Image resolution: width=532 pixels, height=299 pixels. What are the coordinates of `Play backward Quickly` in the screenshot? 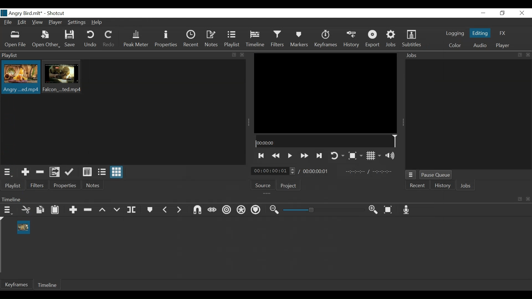 It's located at (277, 155).